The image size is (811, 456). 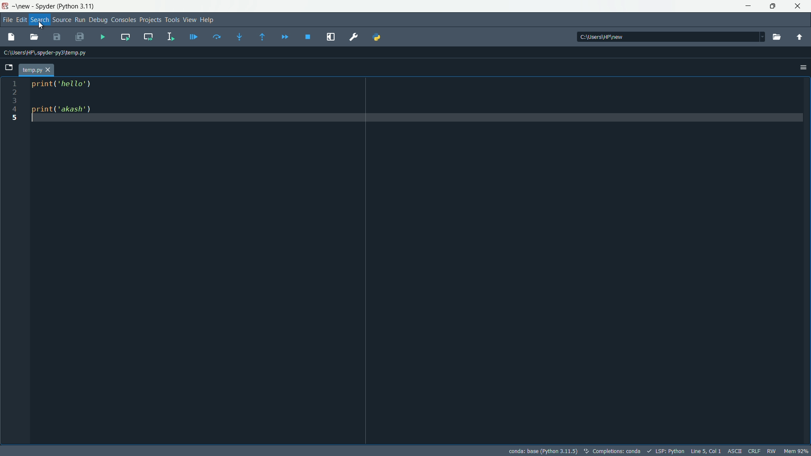 What do you see at coordinates (797, 451) in the screenshot?
I see `memory usage` at bounding box center [797, 451].